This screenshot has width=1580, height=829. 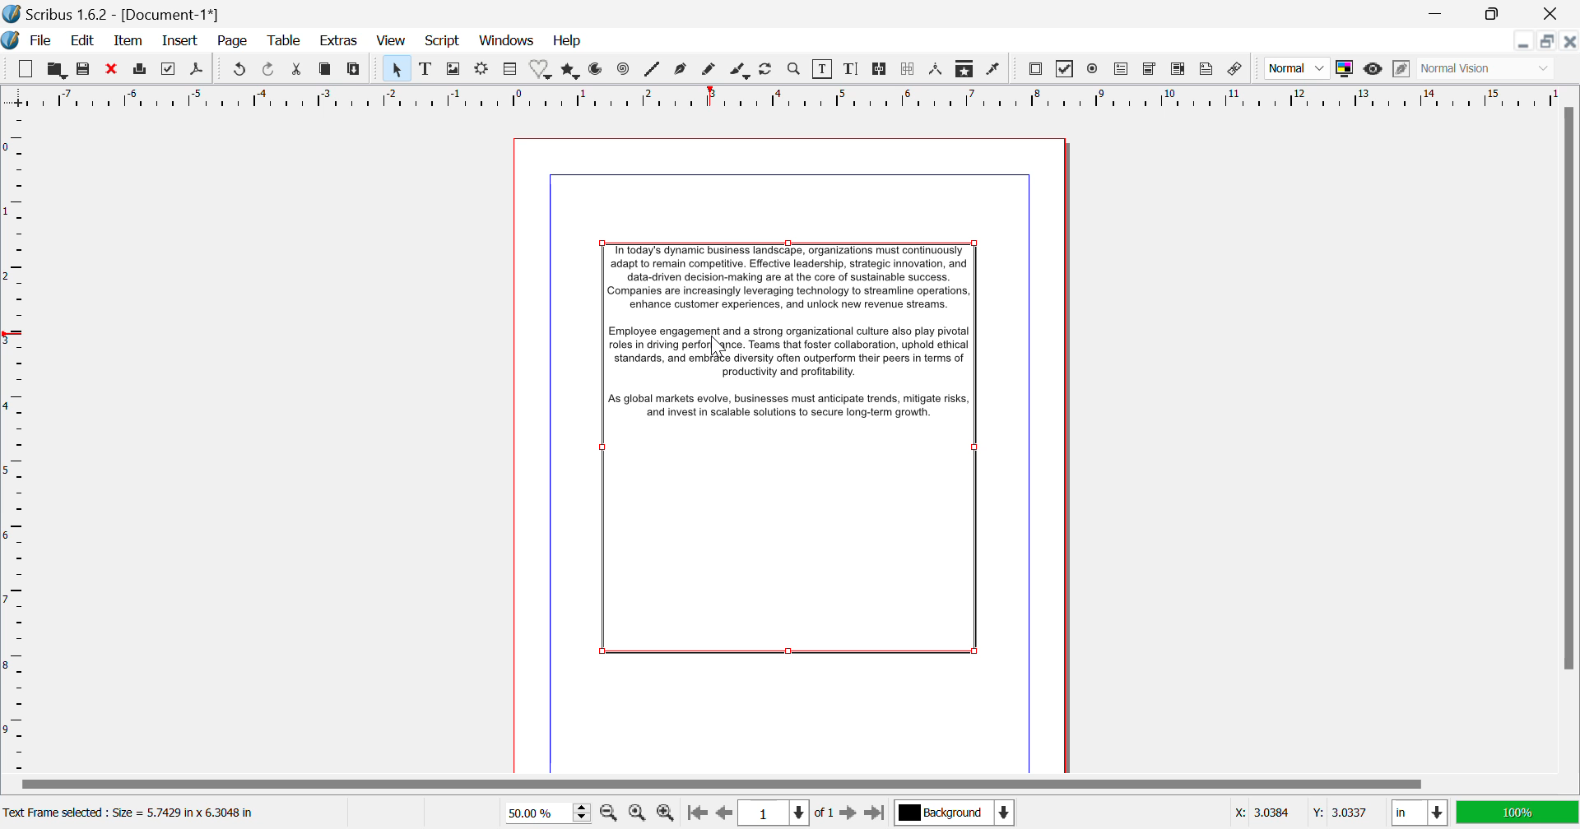 I want to click on Polygons, so click(x=572, y=69).